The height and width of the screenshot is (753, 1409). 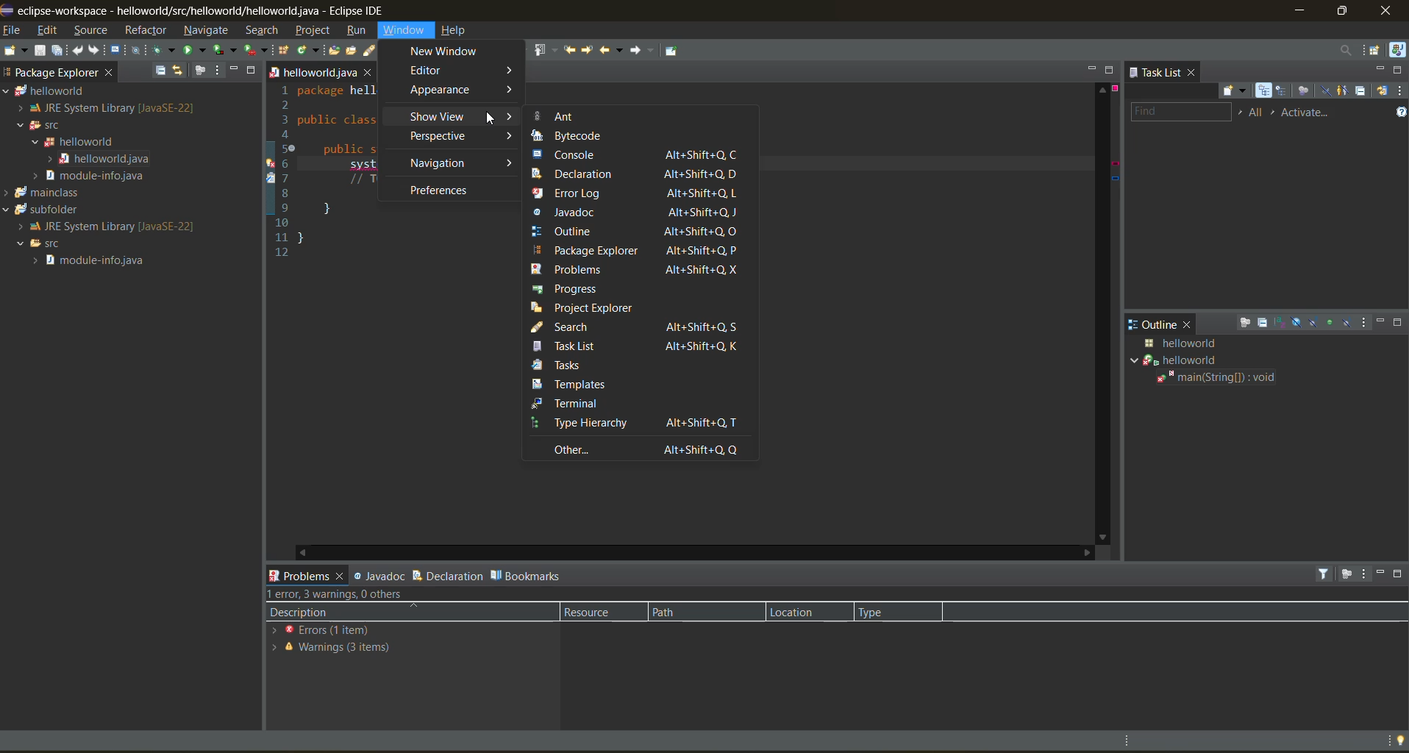 What do you see at coordinates (543, 574) in the screenshot?
I see `bookmarks` at bounding box center [543, 574].